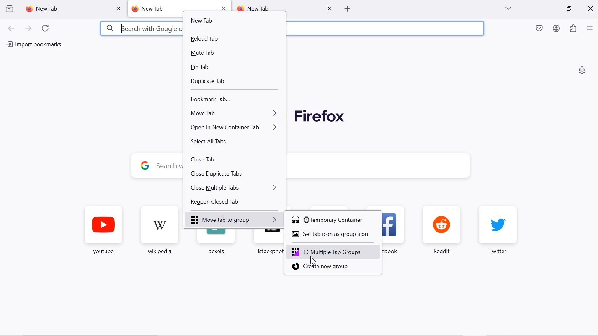 Image resolution: width=598 pixels, height=336 pixels. What do you see at coordinates (312, 261) in the screenshot?
I see `cursor` at bounding box center [312, 261].